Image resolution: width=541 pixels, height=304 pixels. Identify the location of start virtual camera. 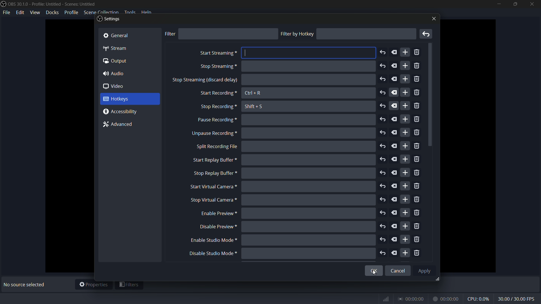
(212, 187).